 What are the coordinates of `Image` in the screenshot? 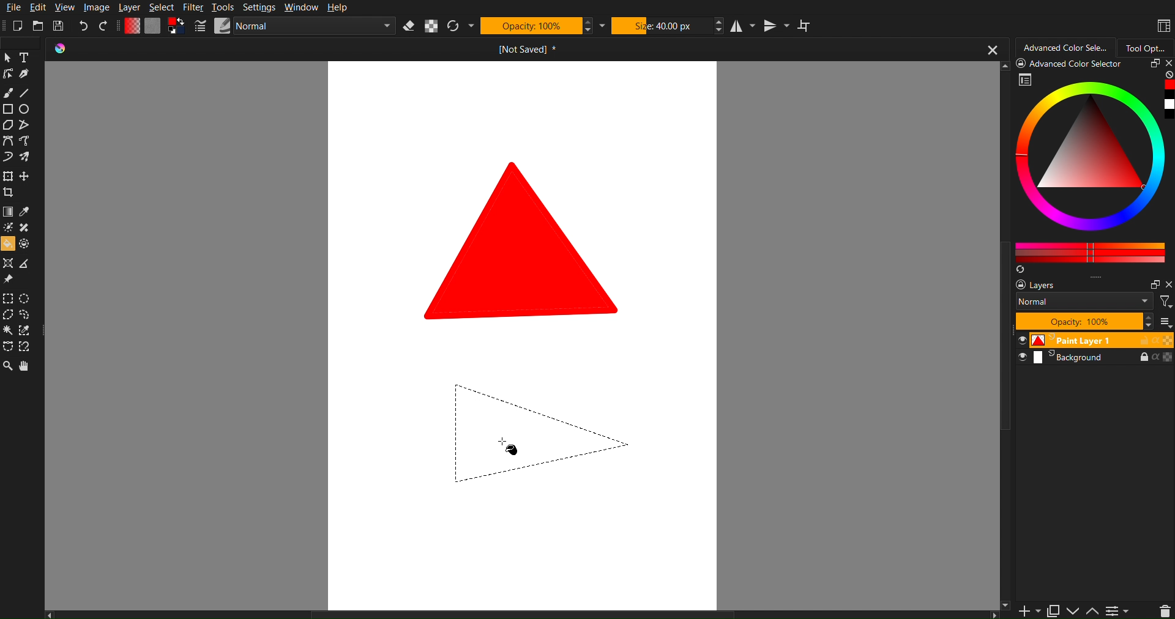 It's located at (99, 7).